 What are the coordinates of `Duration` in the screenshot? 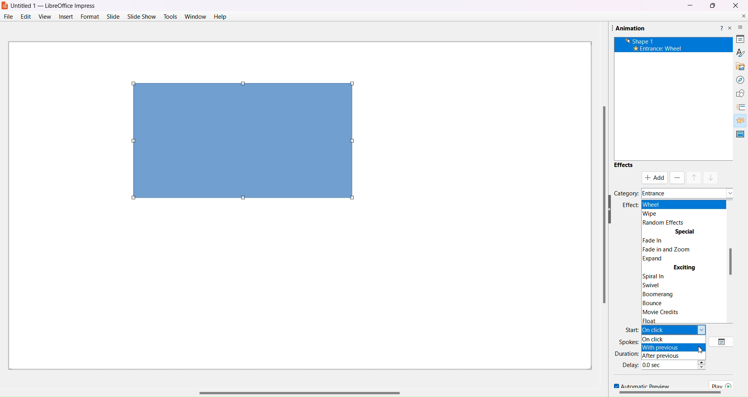 It's located at (626, 353).